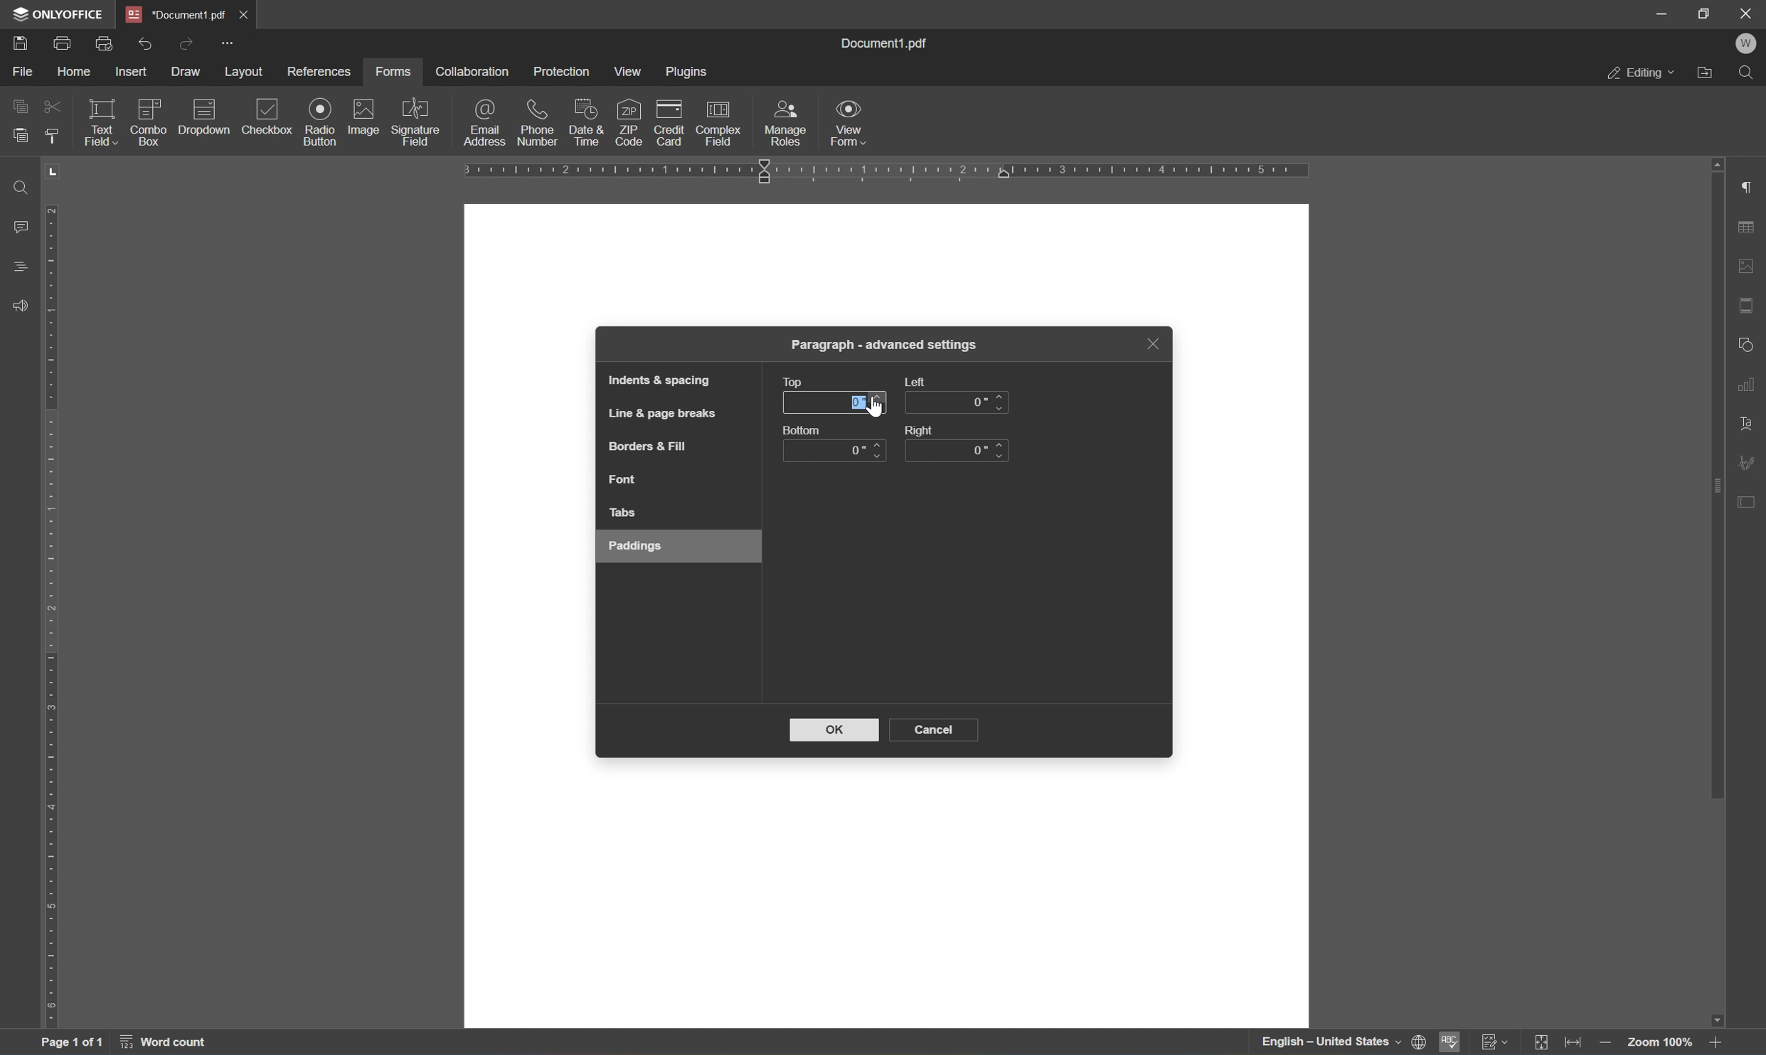  What do you see at coordinates (472, 72) in the screenshot?
I see `collaboration` at bounding box center [472, 72].